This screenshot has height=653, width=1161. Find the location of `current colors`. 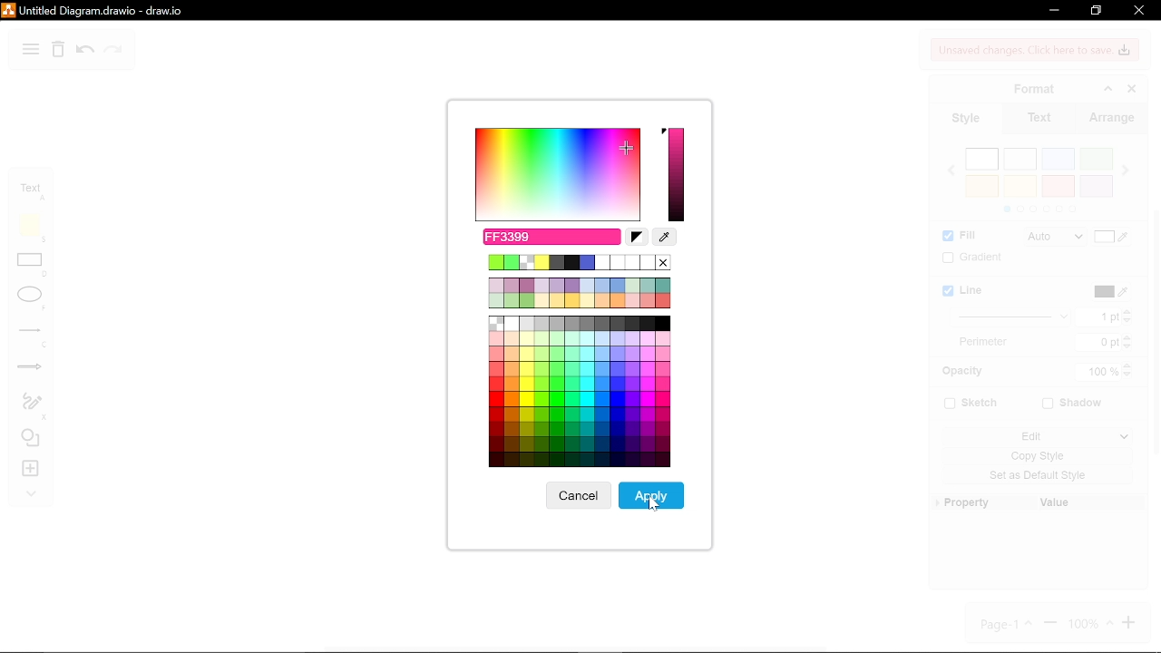

current colors is located at coordinates (580, 262).